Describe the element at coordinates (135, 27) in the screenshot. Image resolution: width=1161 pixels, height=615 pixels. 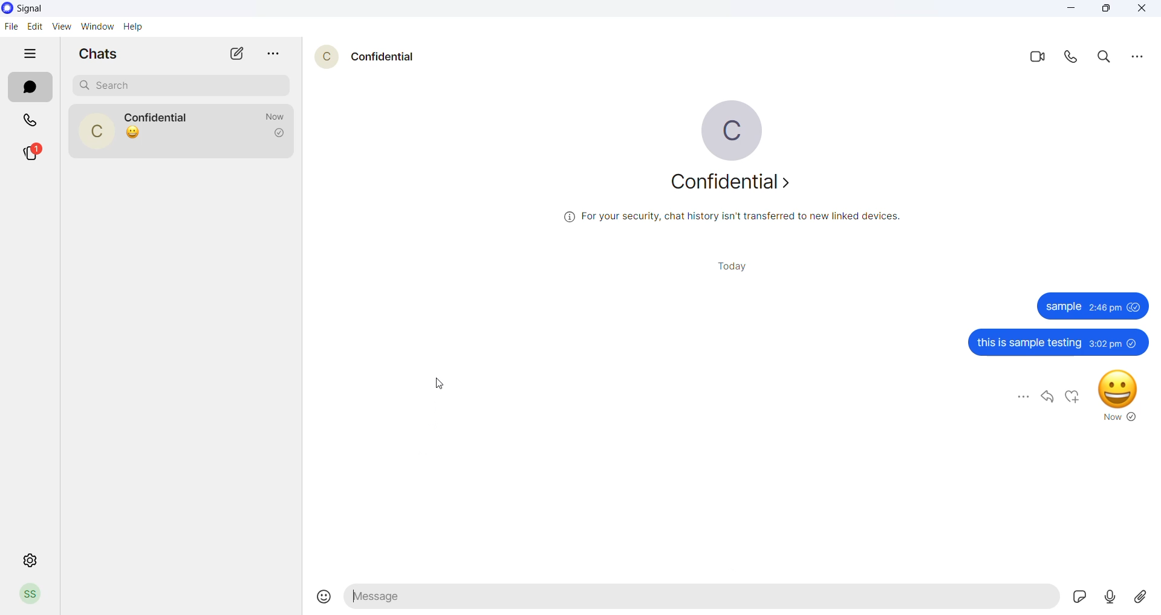
I see `help` at that location.